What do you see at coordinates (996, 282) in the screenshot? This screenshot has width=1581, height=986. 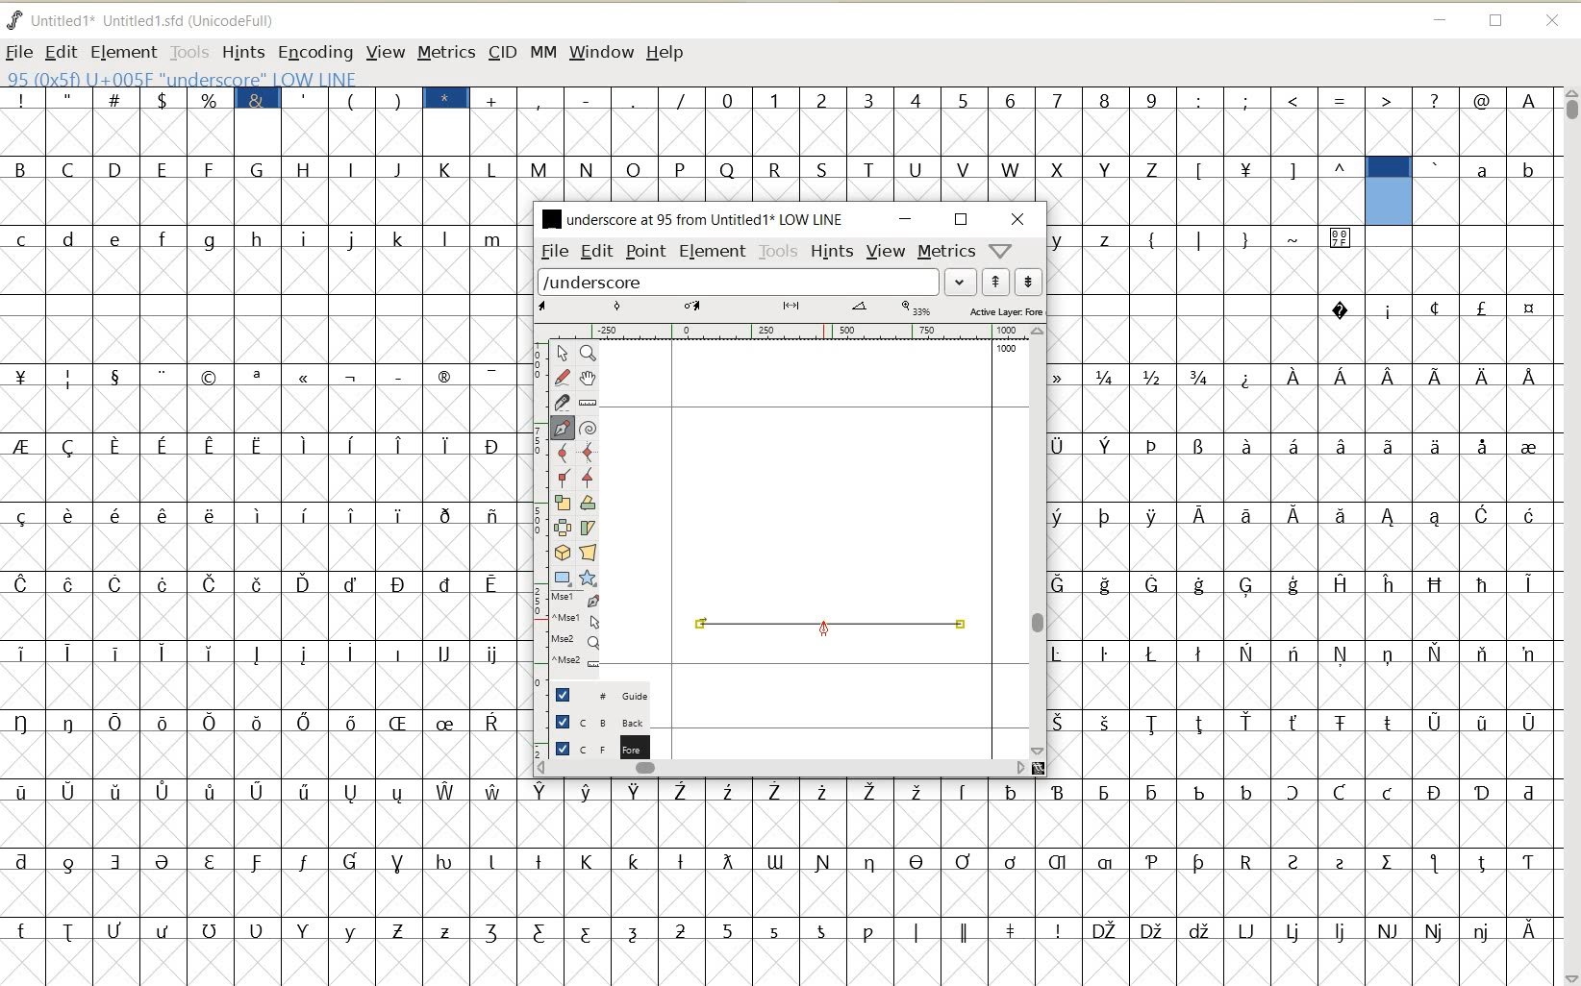 I see `show previous word list` at bounding box center [996, 282].